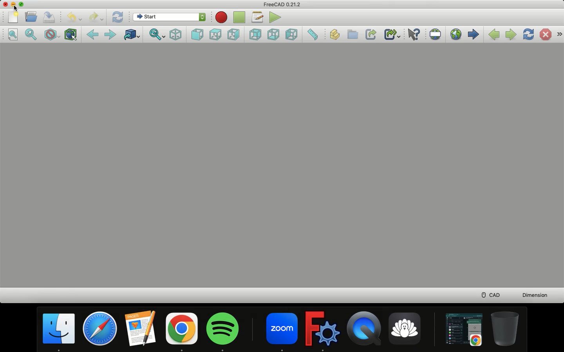  I want to click on Right, so click(234, 34).